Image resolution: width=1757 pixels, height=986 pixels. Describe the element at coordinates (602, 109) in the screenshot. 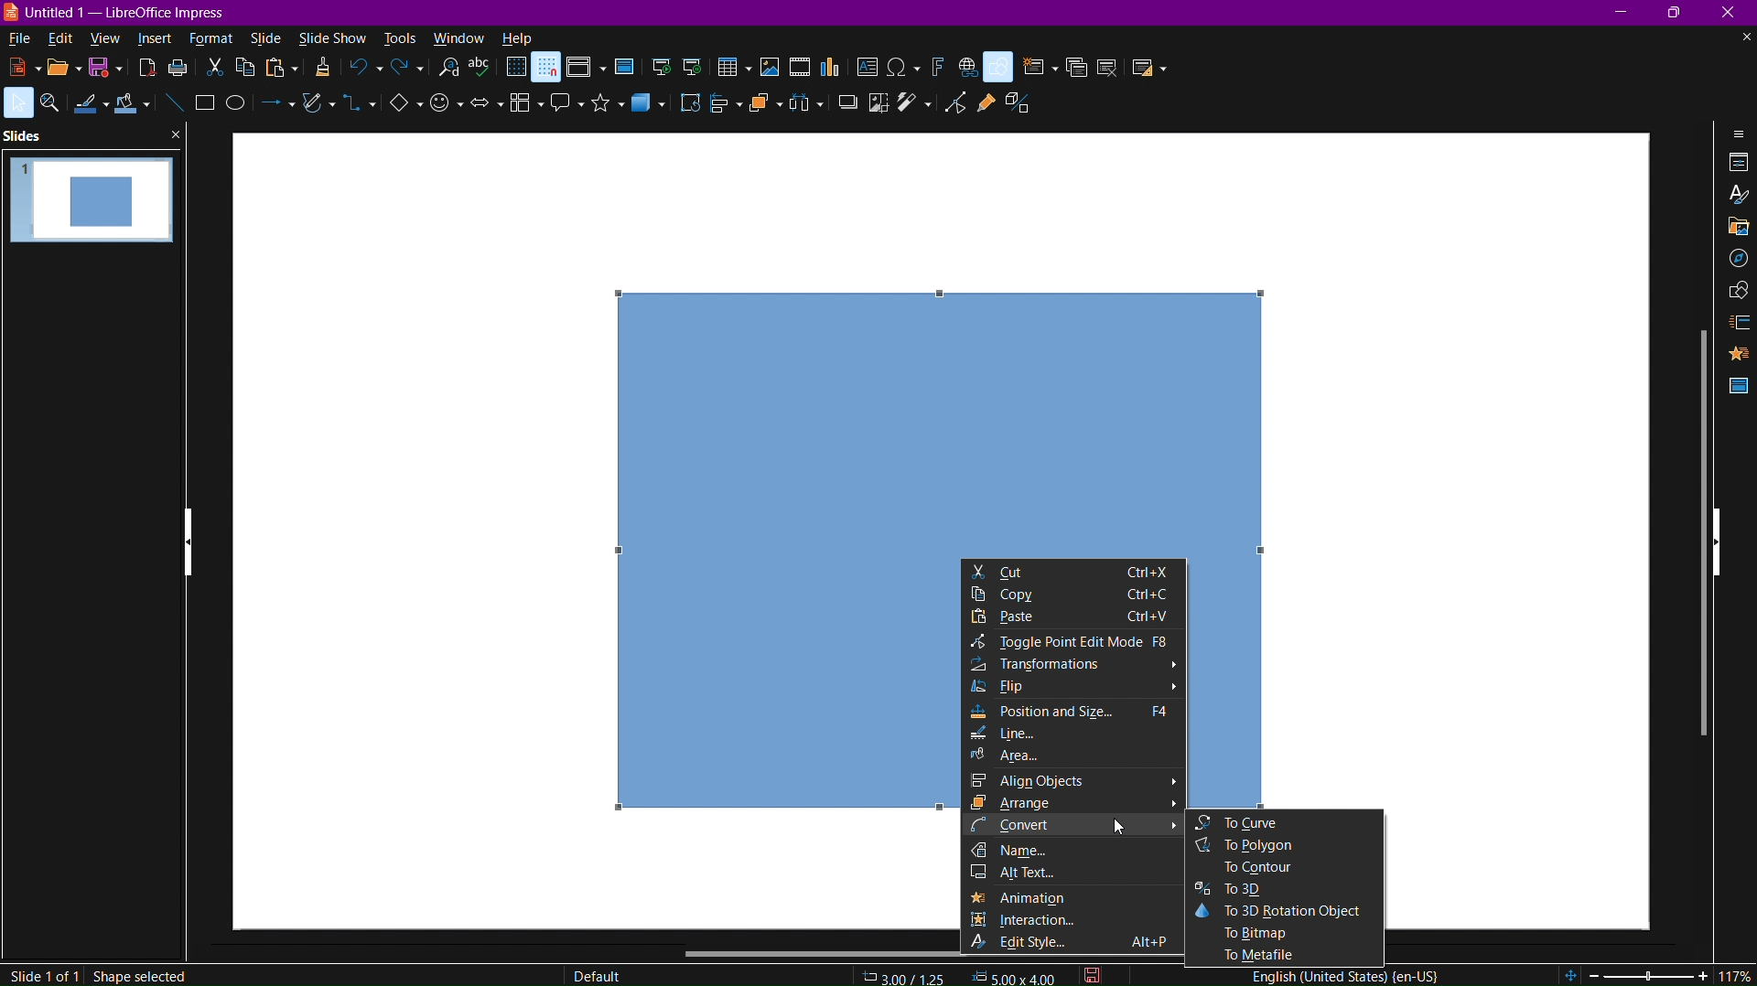

I see `Stars and Banners` at that location.